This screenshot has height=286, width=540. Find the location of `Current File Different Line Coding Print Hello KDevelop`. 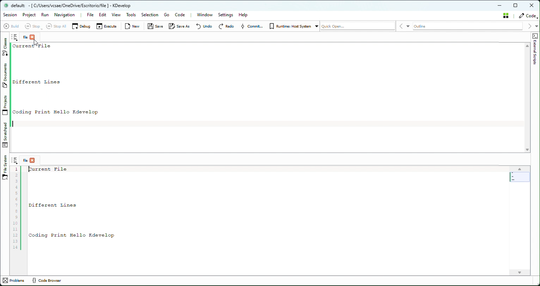

Current File Different Line Coding Print Hello KDevelop is located at coordinates (267, 219).